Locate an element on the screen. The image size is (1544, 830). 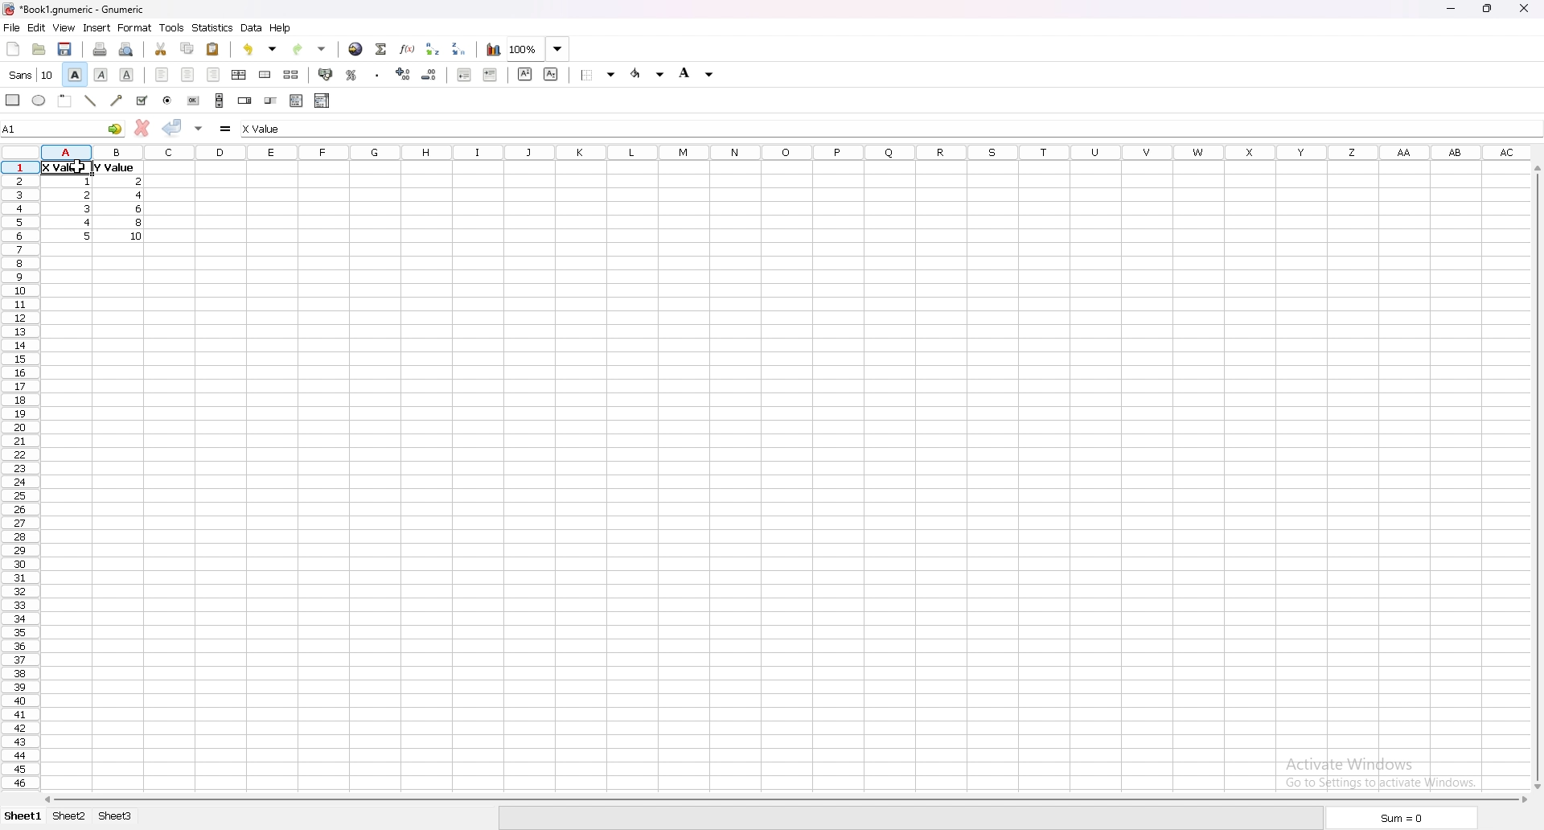
file is located at coordinates (11, 28).